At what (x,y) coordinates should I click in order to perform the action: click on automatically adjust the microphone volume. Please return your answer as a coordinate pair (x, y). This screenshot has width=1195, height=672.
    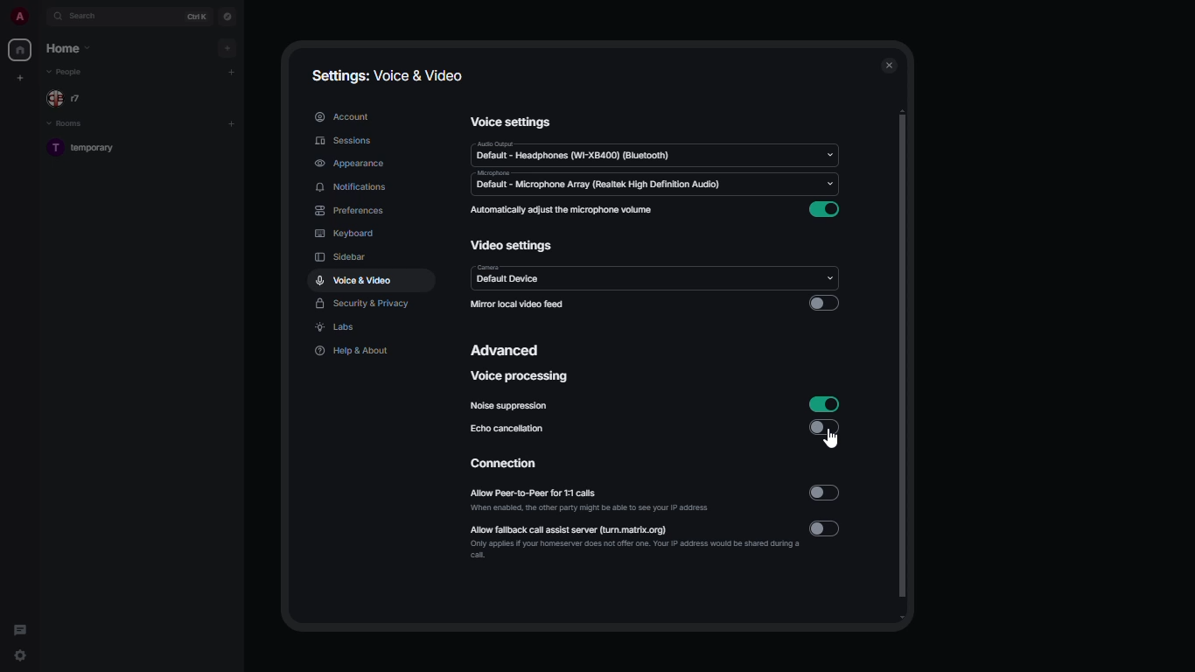
    Looking at the image, I should click on (560, 209).